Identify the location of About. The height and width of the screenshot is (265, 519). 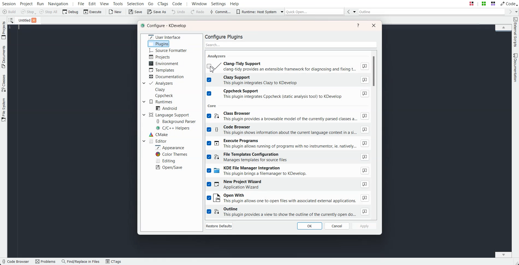
(364, 198).